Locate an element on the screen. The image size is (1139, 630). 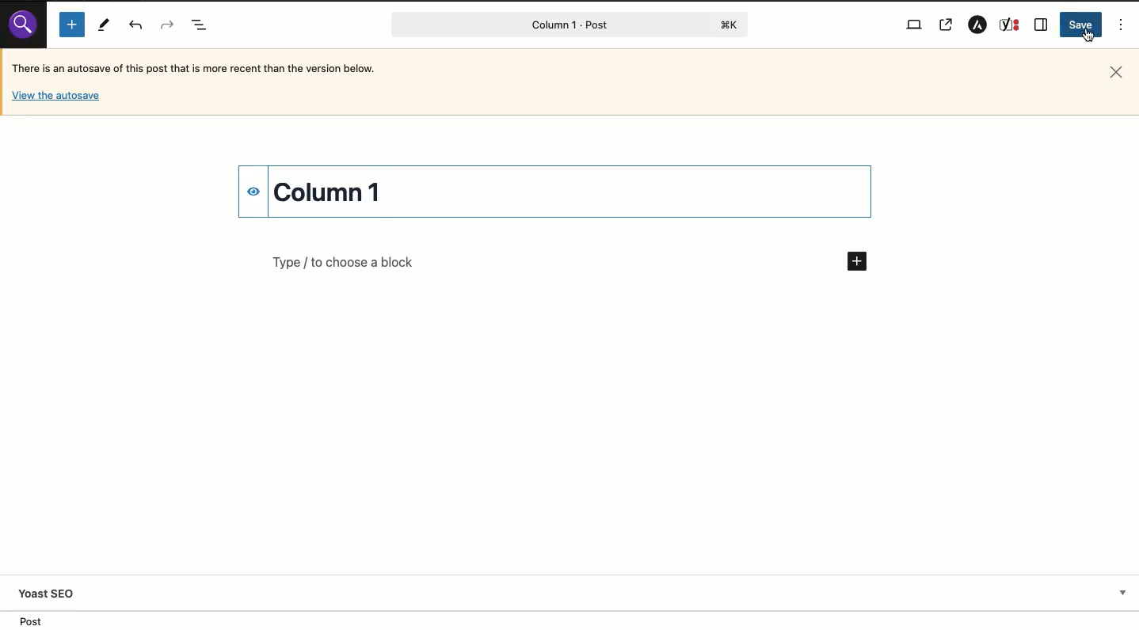
 Change is located at coordinates (332, 190).